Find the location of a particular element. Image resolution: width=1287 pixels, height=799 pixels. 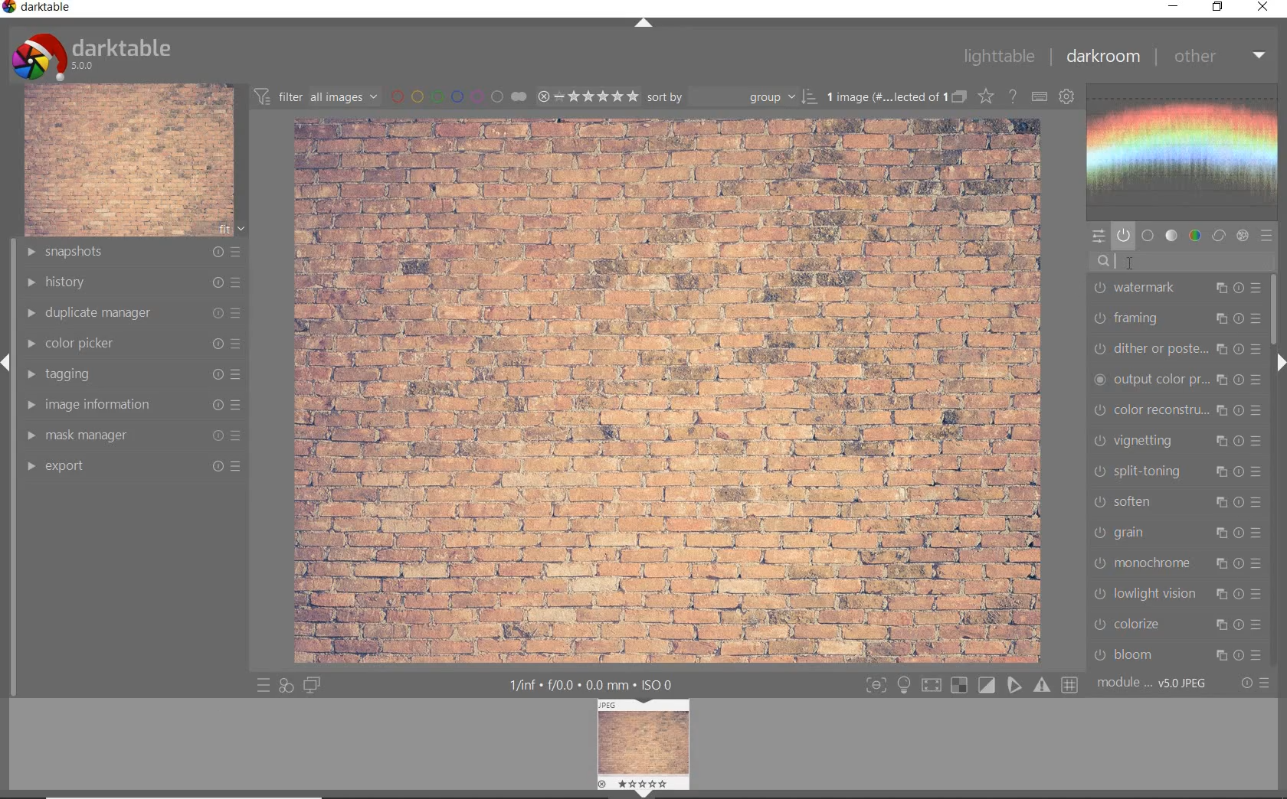

tagging is located at coordinates (136, 374).